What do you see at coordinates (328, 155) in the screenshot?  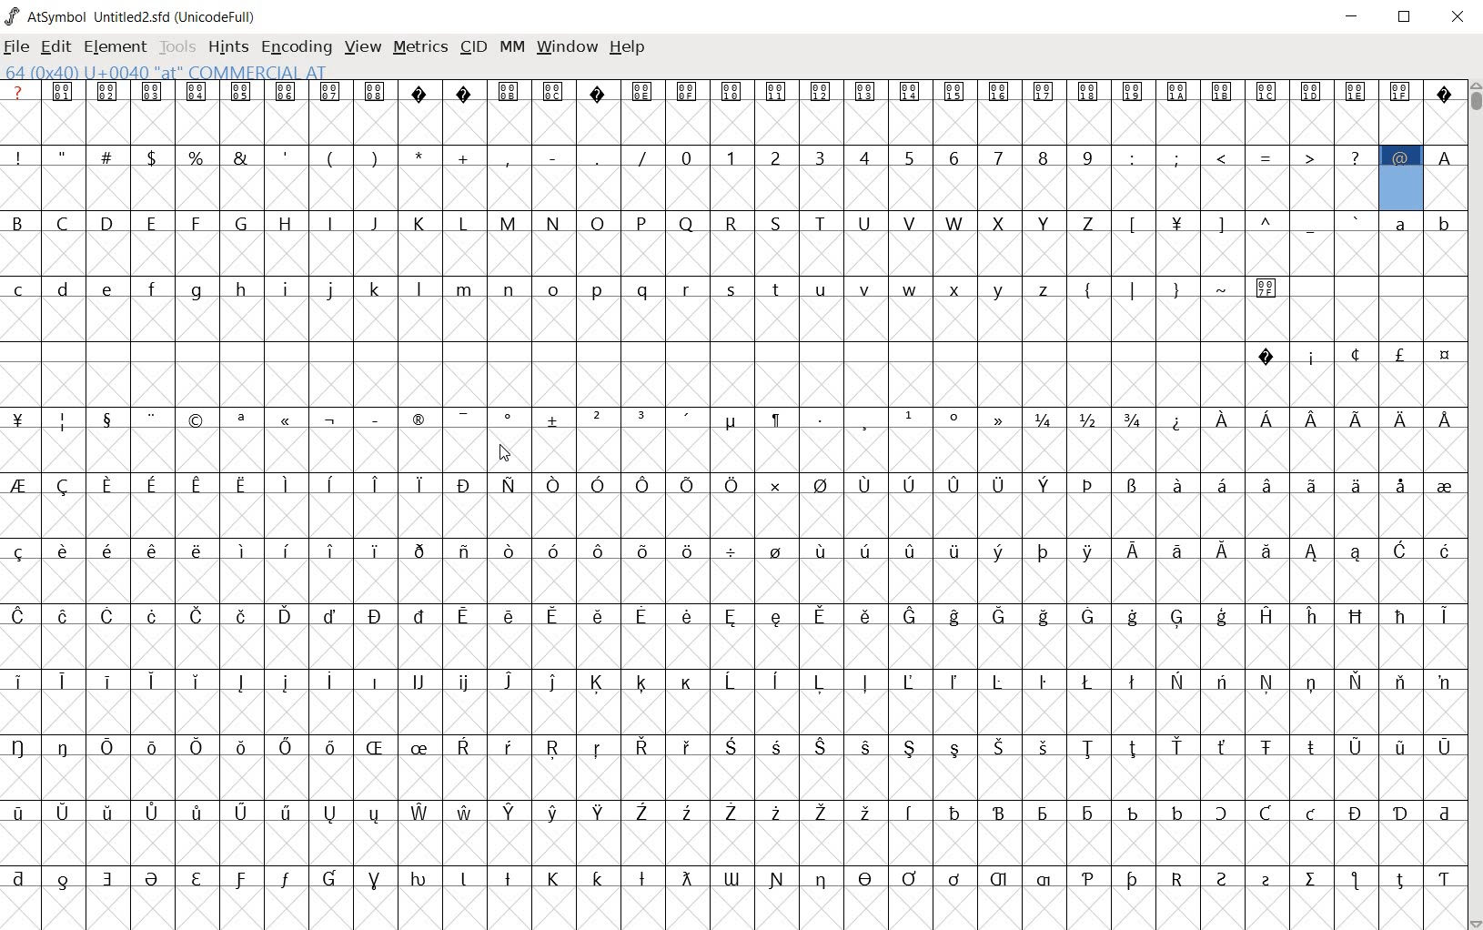 I see `special characters` at bounding box center [328, 155].